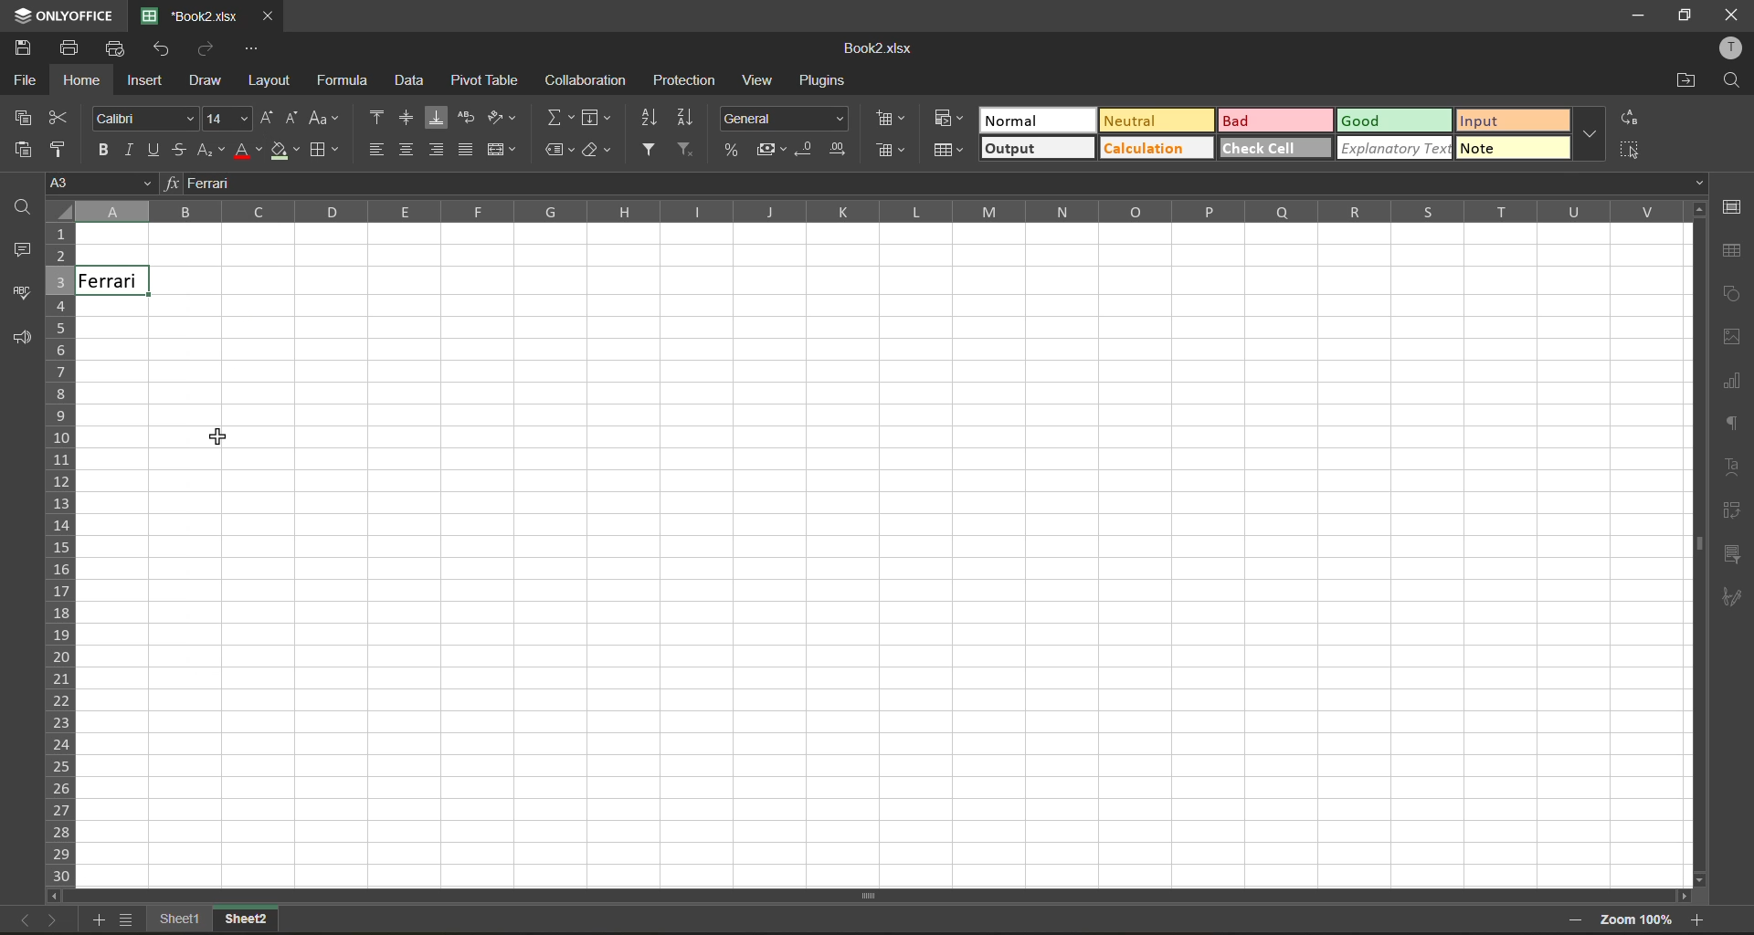  Describe the element at coordinates (282, 151) in the screenshot. I see `fill color` at that location.